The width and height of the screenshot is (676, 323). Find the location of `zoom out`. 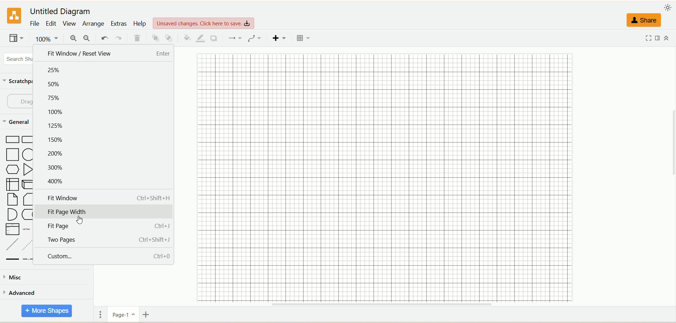

zoom out is located at coordinates (87, 39).